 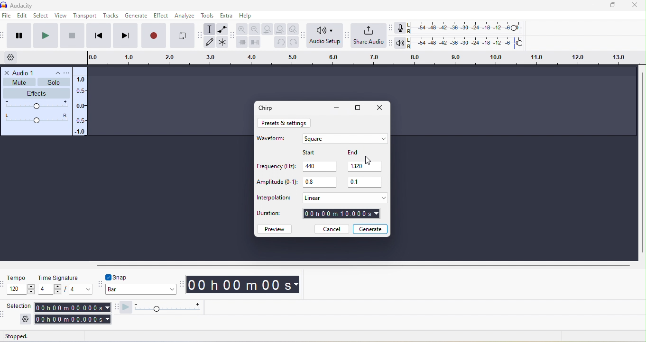 I want to click on preview, so click(x=276, y=229).